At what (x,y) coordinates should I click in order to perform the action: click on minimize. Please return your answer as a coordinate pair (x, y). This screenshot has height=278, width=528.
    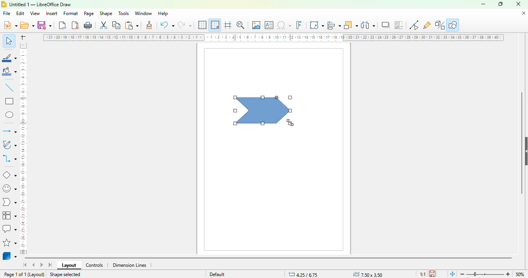
    Looking at the image, I should click on (483, 5).